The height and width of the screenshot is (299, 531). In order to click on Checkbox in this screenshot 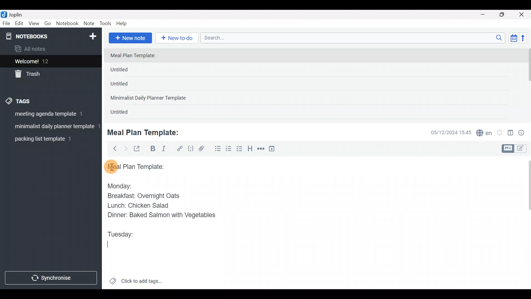, I will do `click(240, 149)`.